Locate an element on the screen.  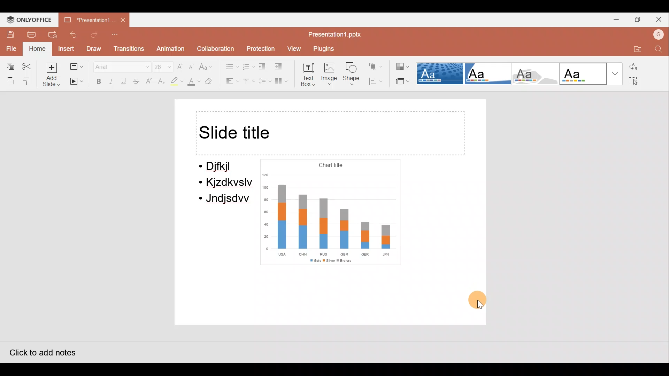
Italics is located at coordinates (109, 80).